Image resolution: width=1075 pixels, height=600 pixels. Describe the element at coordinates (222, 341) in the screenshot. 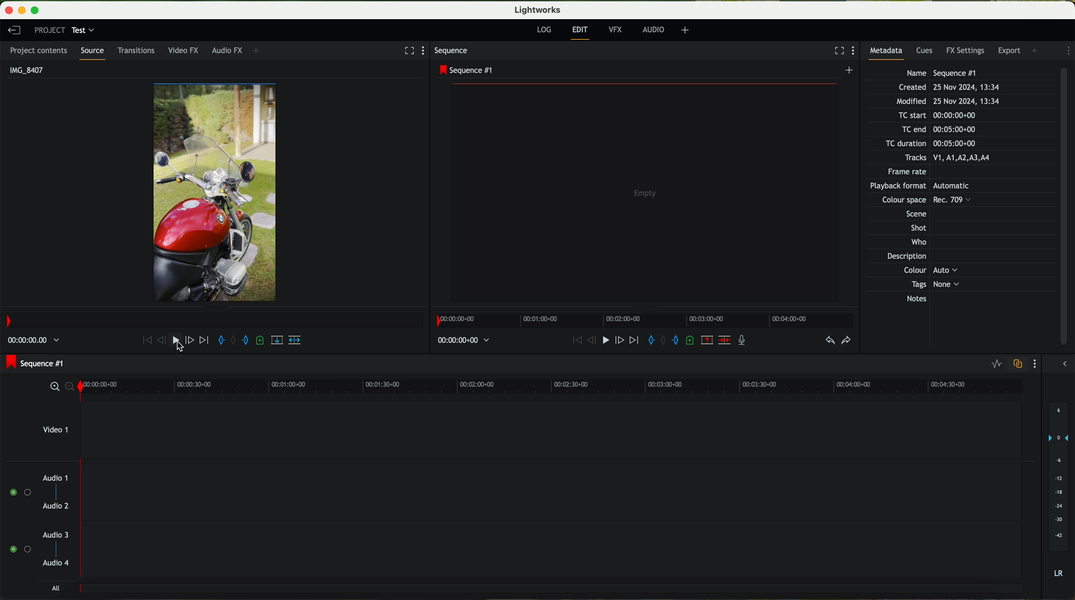

I see `add an in mark` at that location.